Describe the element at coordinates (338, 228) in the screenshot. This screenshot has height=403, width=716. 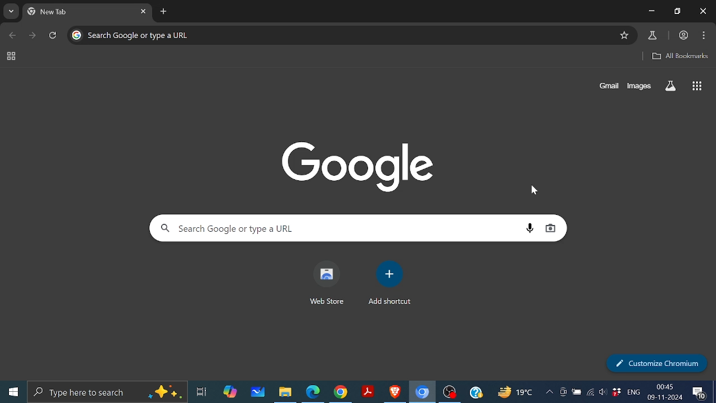
I see `Search or type  a URL` at that location.